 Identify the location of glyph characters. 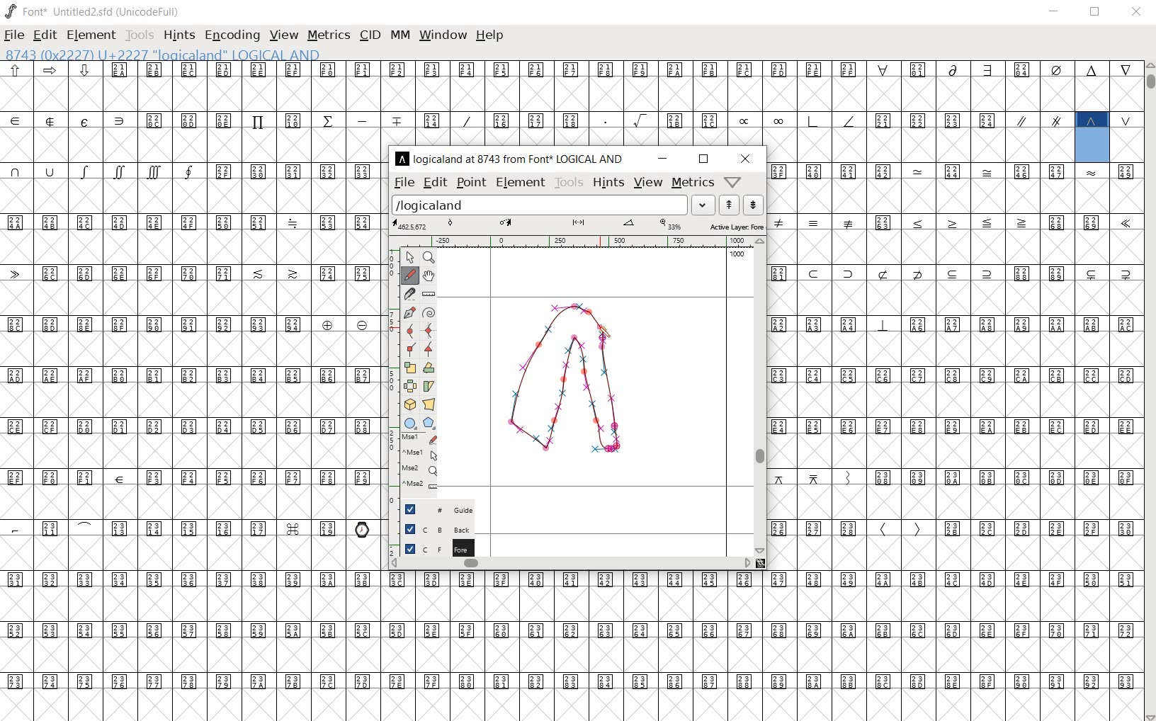
(761, 646).